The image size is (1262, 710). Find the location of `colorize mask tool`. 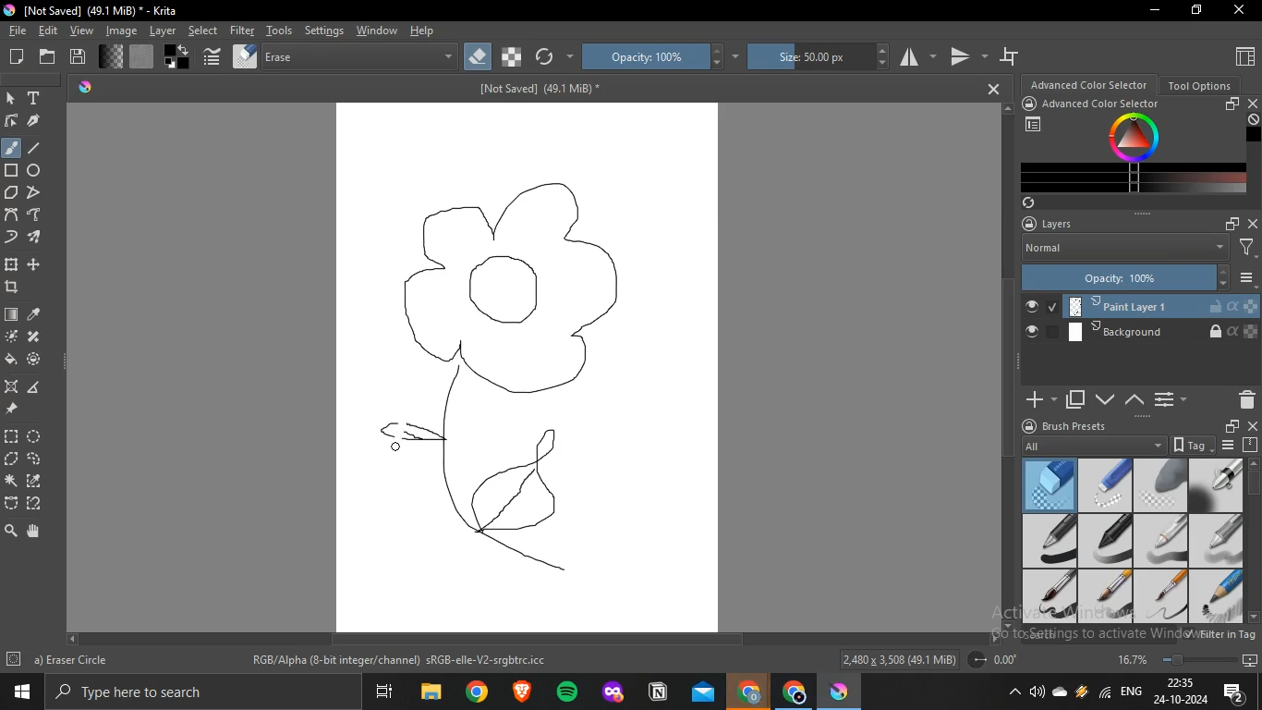

colorize mask tool is located at coordinates (9, 337).